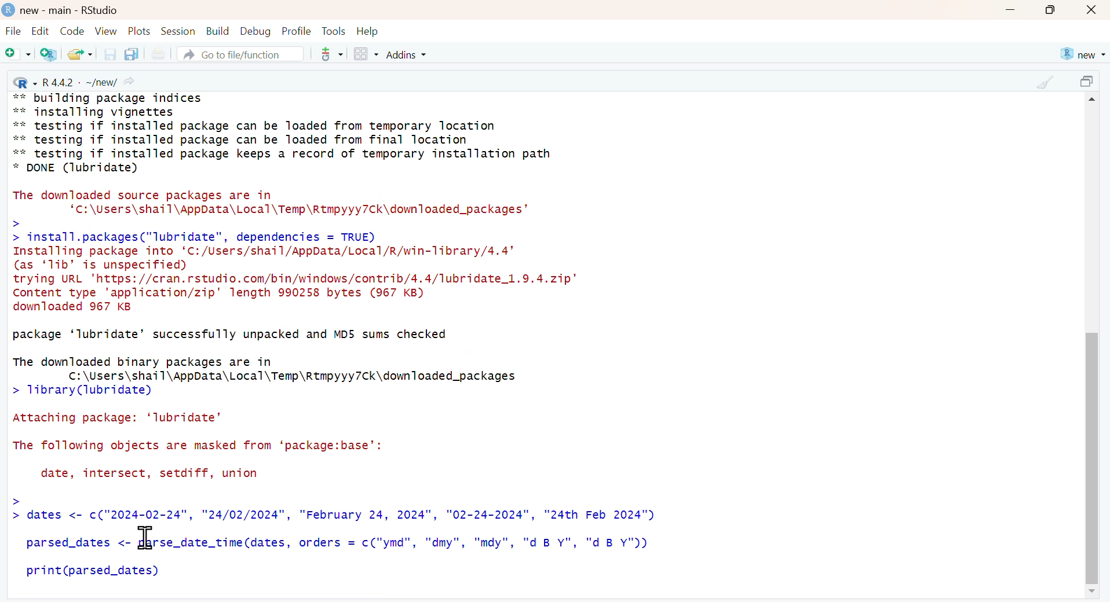  Describe the element at coordinates (1051, 10) in the screenshot. I see `maximize` at that location.